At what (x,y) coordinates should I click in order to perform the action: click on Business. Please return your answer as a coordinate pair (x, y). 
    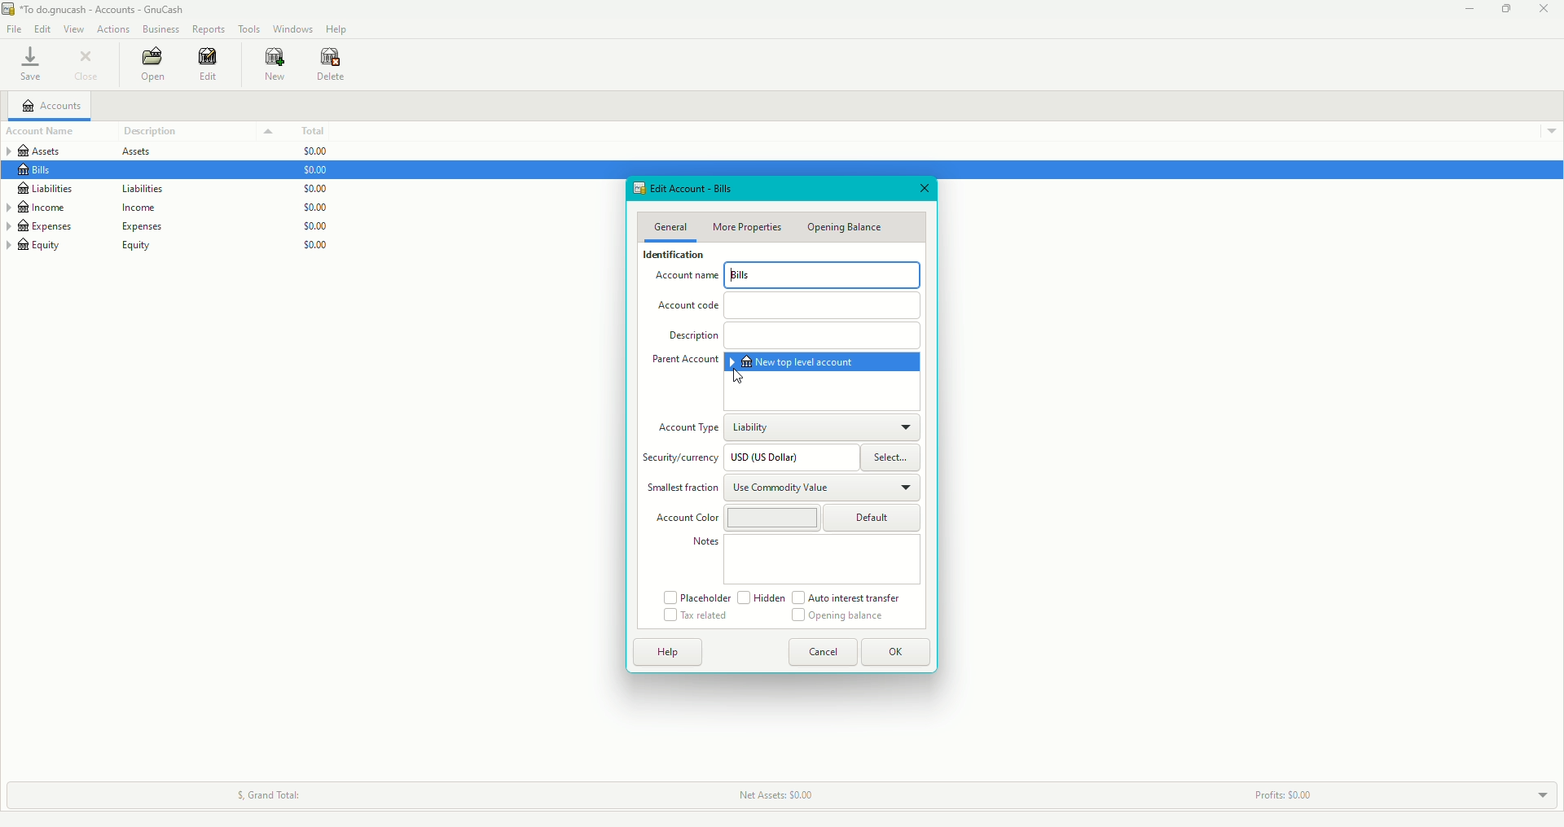
    Looking at the image, I should click on (161, 29).